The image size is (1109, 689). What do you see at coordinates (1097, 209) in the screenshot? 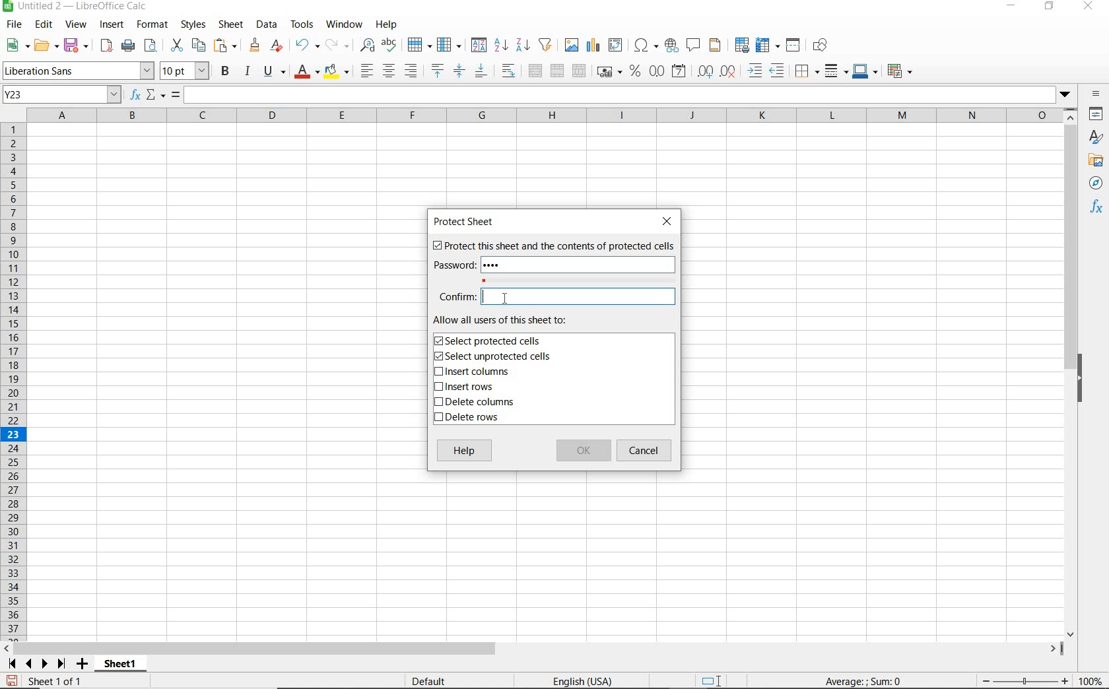
I see `FUNCTIONS` at bounding box center [1097, 209].